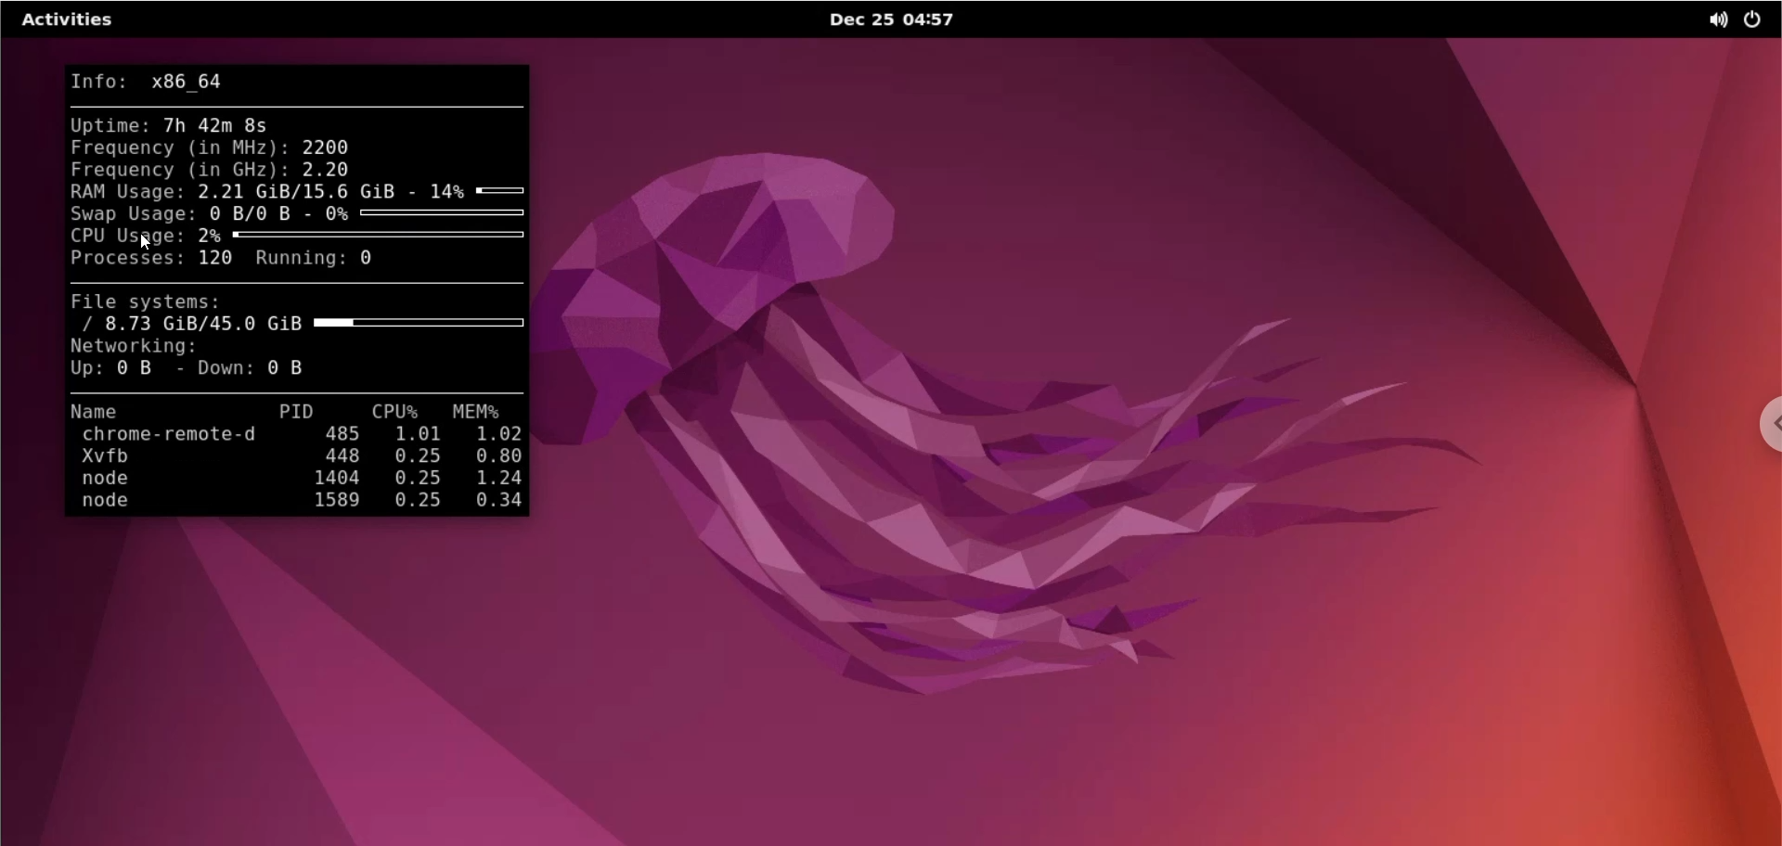 The width and height of the screenshot is (1782, 846). I want to click on CPU usage, so click(124, 235).